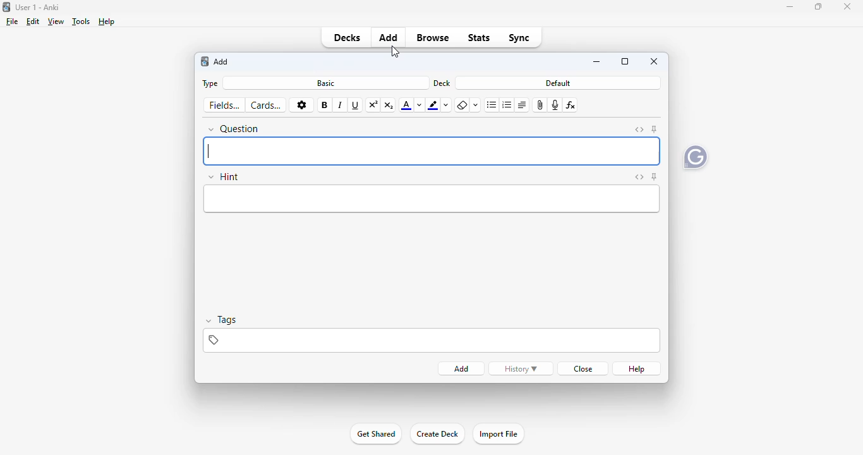  I want to click on tags, so click(431, 341).